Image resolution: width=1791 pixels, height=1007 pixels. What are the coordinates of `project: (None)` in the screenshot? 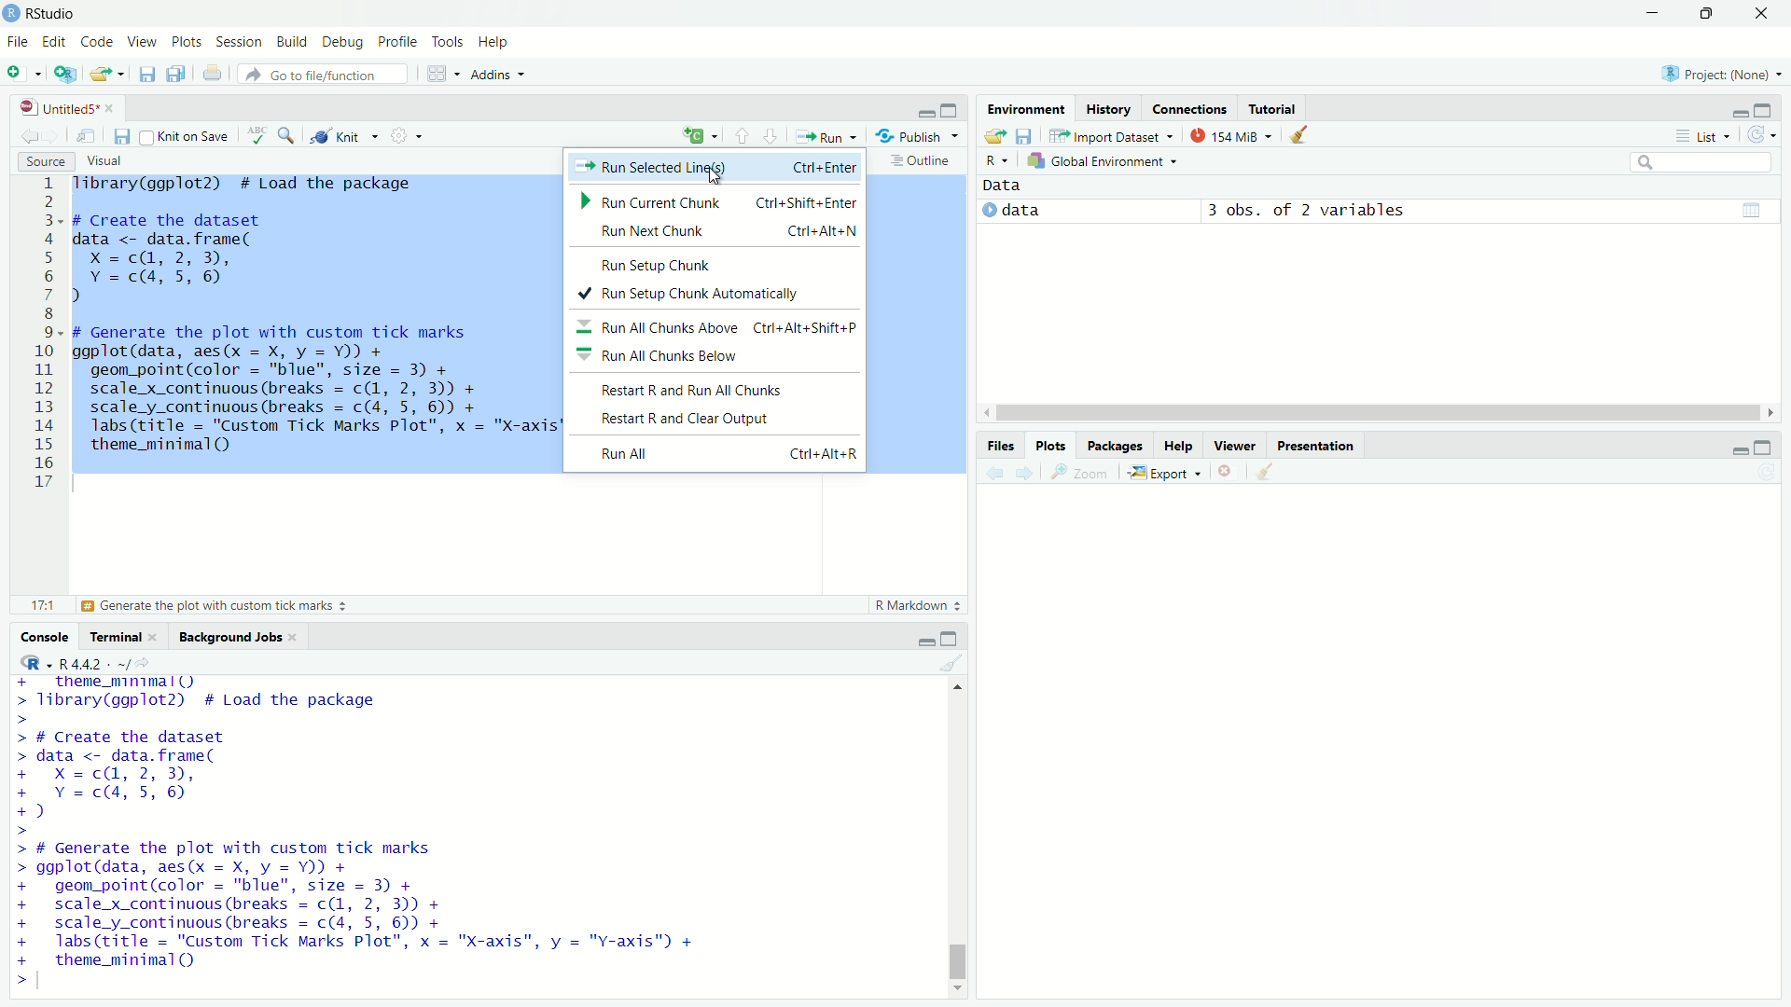 It's located at (1720, 69).